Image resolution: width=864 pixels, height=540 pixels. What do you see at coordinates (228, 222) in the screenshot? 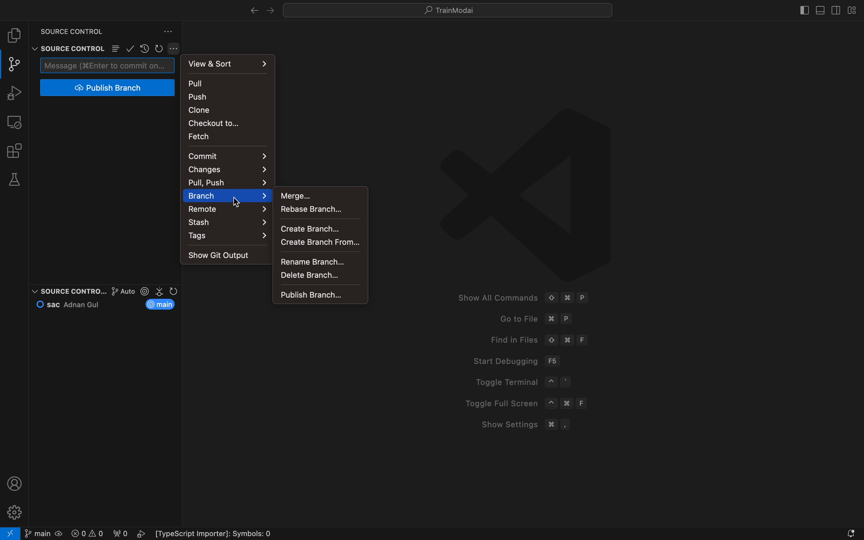
I see `stash` at bounding box center [228, 222].